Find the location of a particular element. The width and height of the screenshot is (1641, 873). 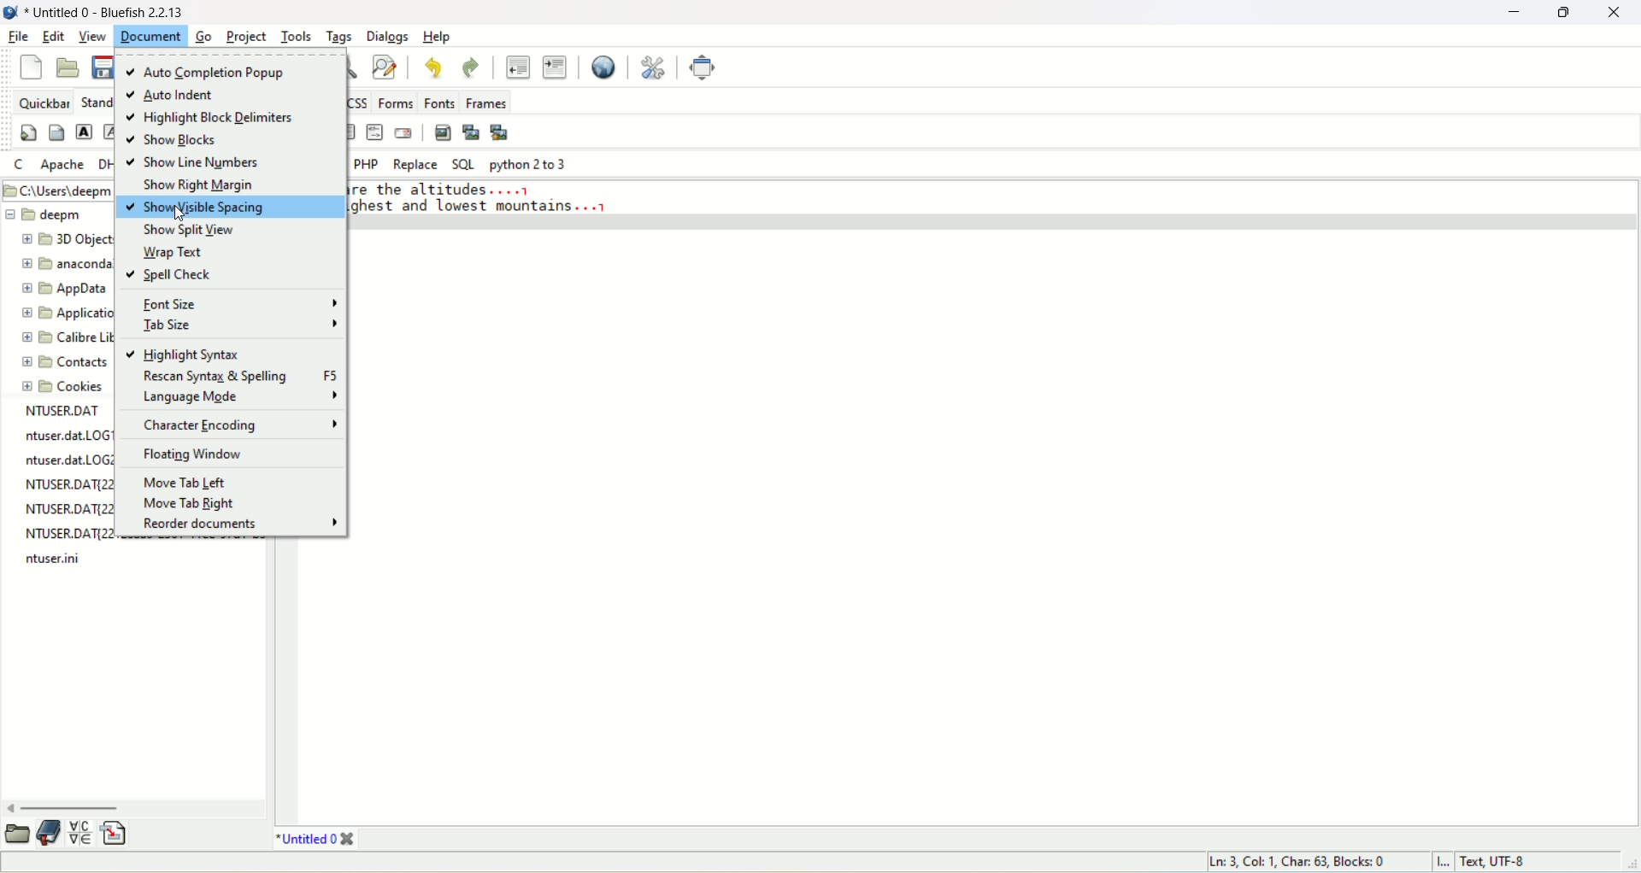

move tab left is located at coordinates (185, 483).